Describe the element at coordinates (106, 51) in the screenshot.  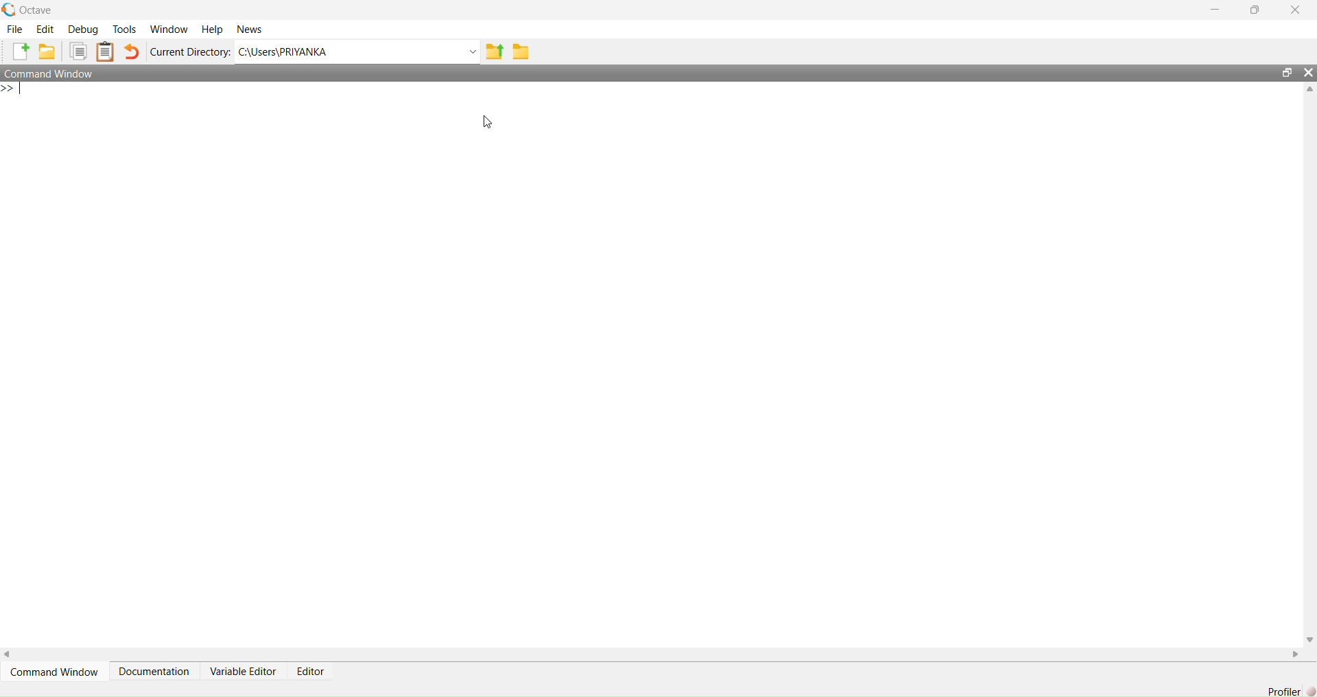
I see `Paste` at that location.